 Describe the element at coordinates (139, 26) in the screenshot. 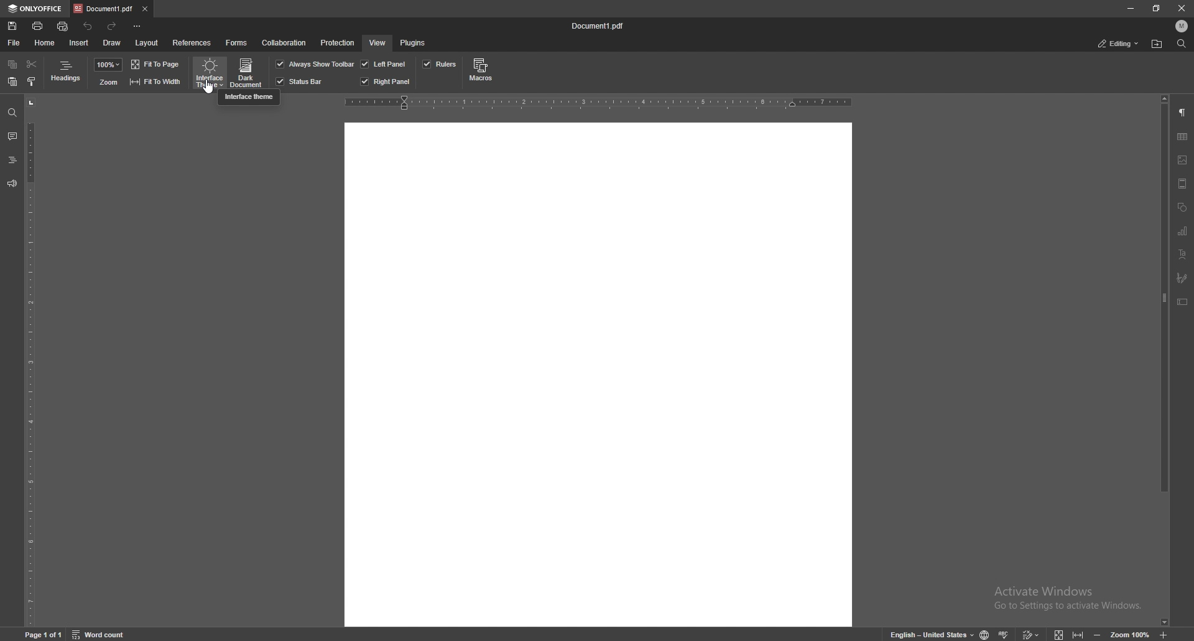

I see `customize toolbar` at that location.